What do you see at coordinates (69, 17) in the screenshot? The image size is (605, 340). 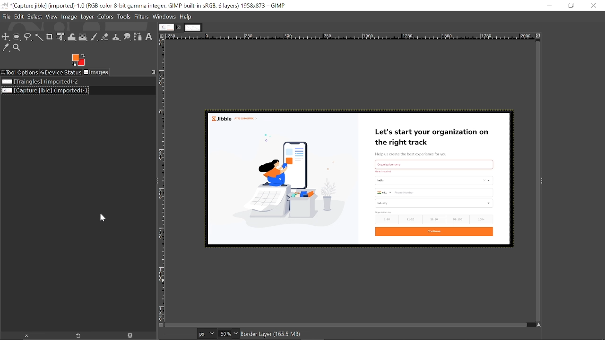 I see `Image` at bounding box center [69, 17].